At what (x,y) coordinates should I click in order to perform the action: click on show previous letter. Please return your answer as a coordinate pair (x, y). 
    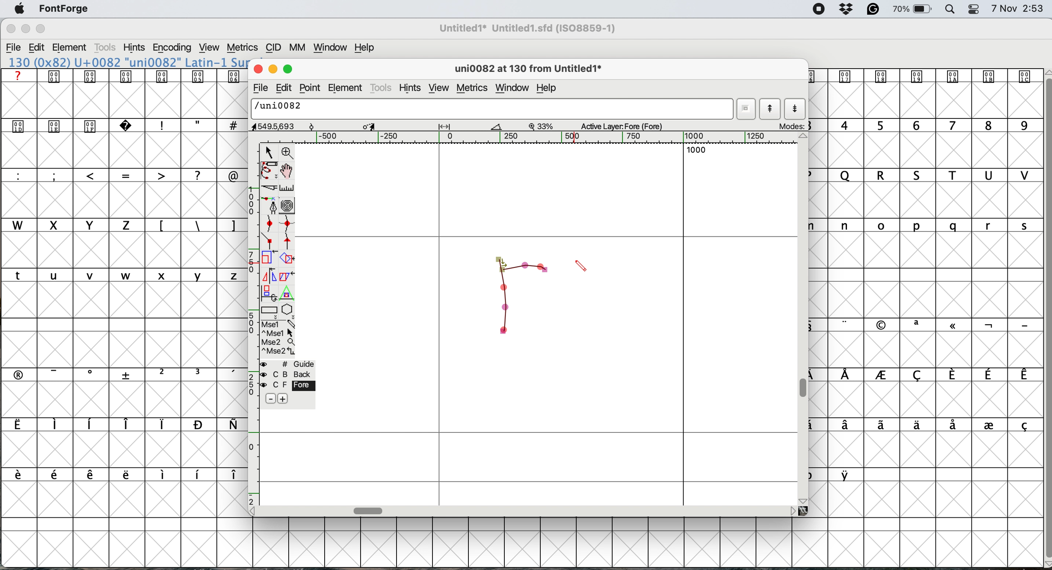
    Looking at the image, I should click on (770, 109).